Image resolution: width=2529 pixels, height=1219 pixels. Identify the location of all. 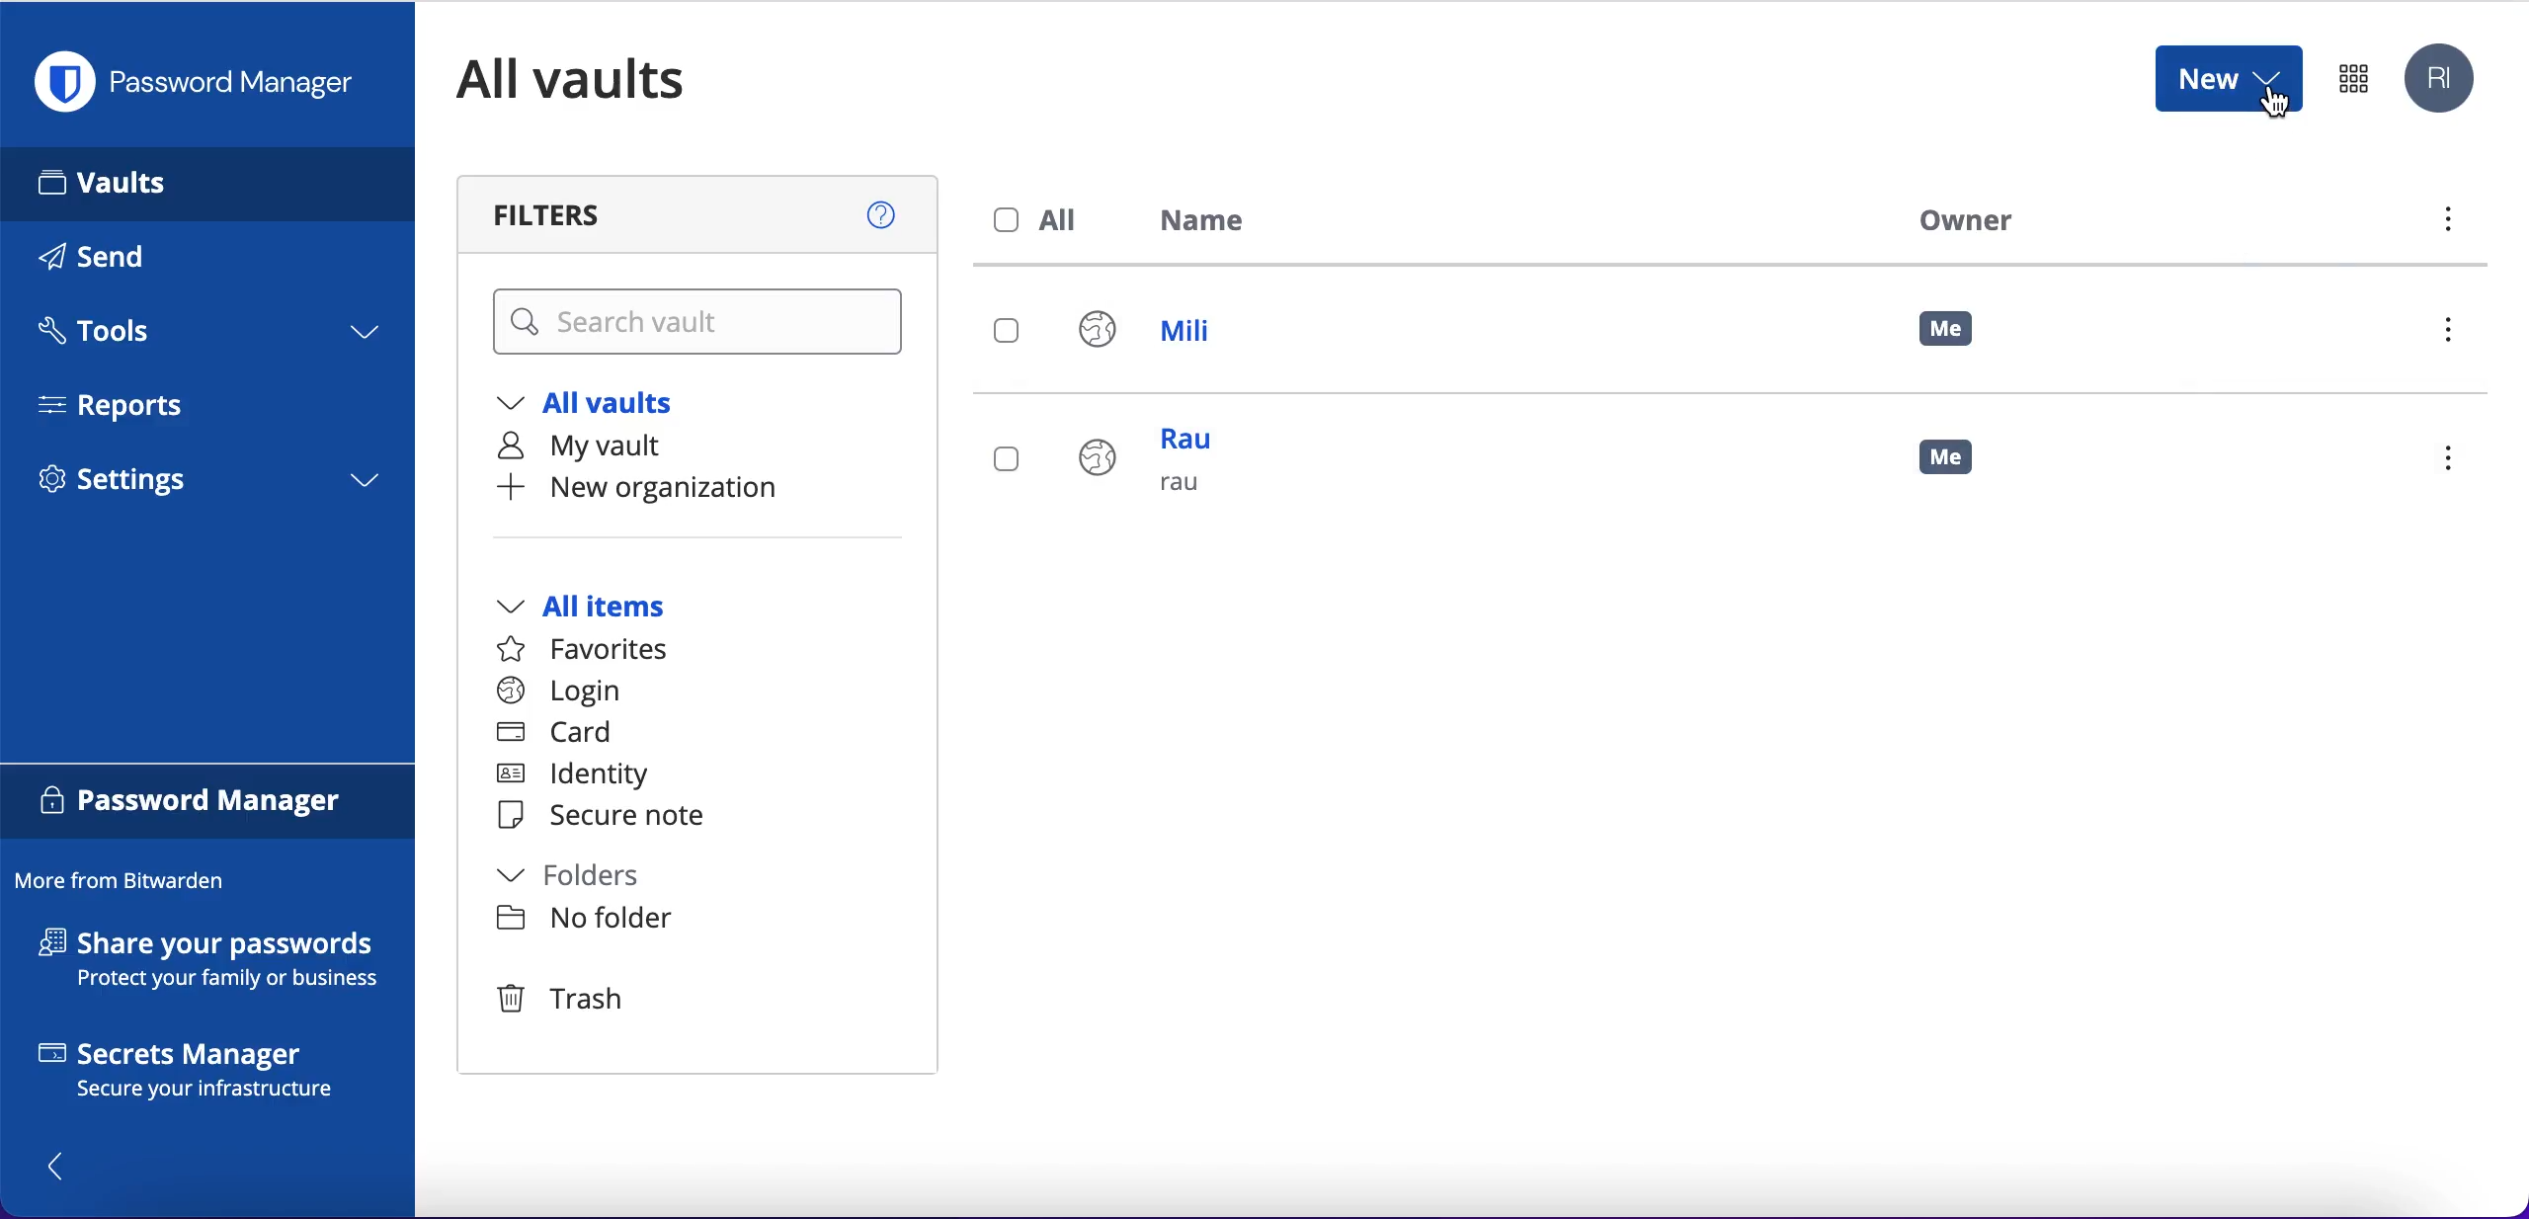
(1041, 220).